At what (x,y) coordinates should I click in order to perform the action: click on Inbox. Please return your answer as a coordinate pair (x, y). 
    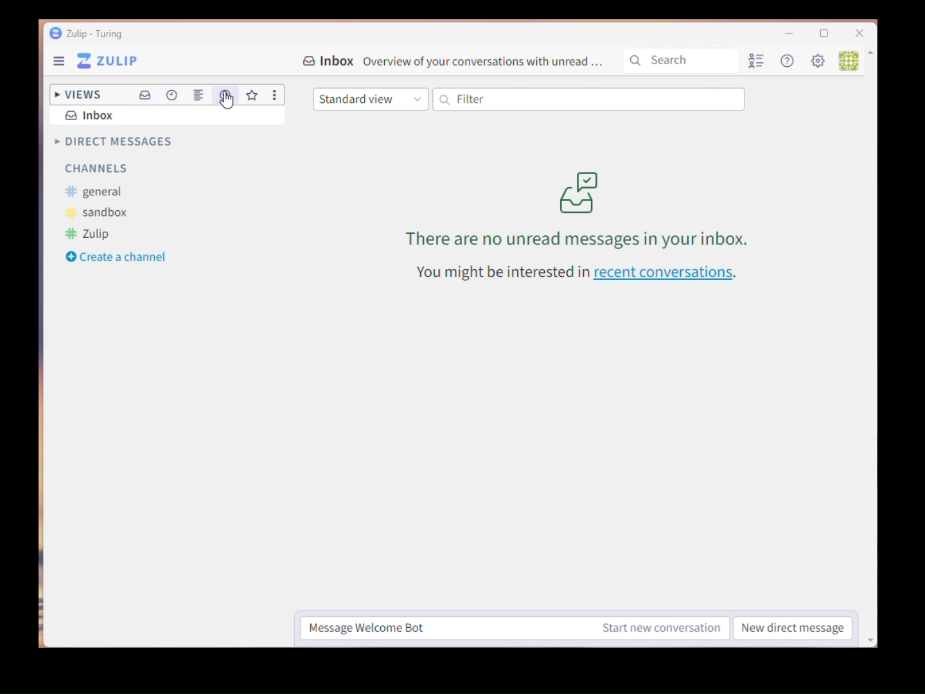
    Looking at the image, I should click on (454, 62).